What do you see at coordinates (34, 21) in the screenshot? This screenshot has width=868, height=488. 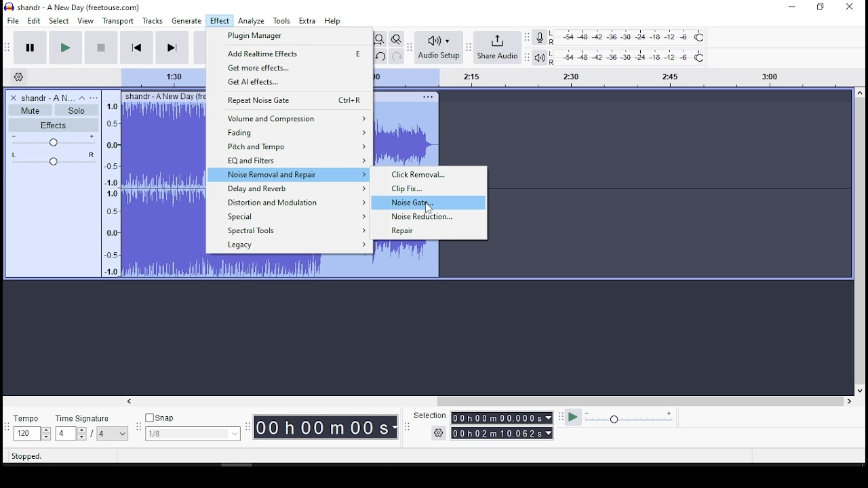 I see `edit` at bounding box center [34, 21].